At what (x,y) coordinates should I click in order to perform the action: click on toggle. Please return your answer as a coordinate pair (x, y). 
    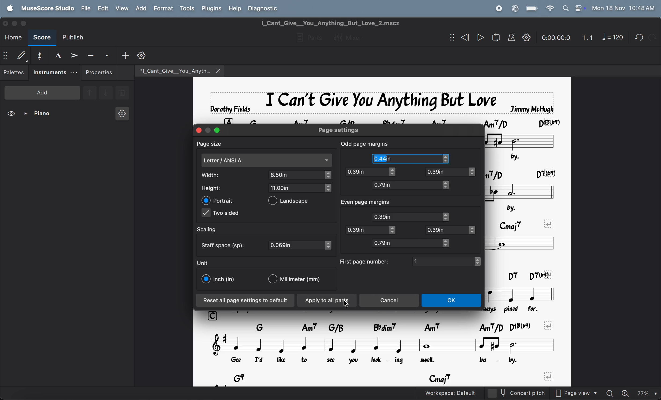
    Looking at the image, I should click on (449, 159).